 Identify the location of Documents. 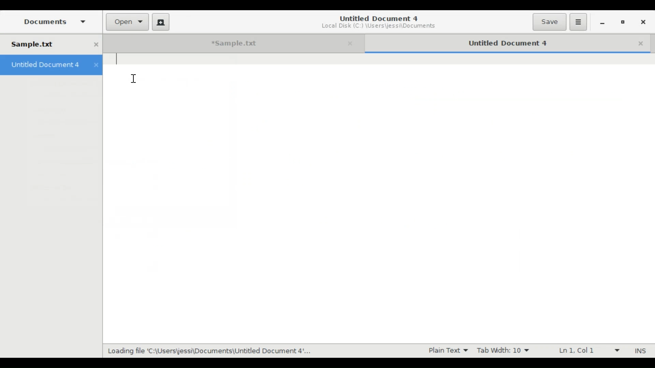
(54, 21).